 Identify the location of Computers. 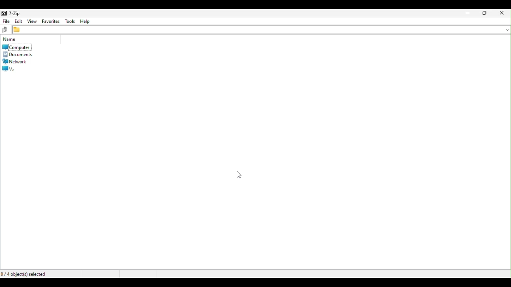
(20, 44).